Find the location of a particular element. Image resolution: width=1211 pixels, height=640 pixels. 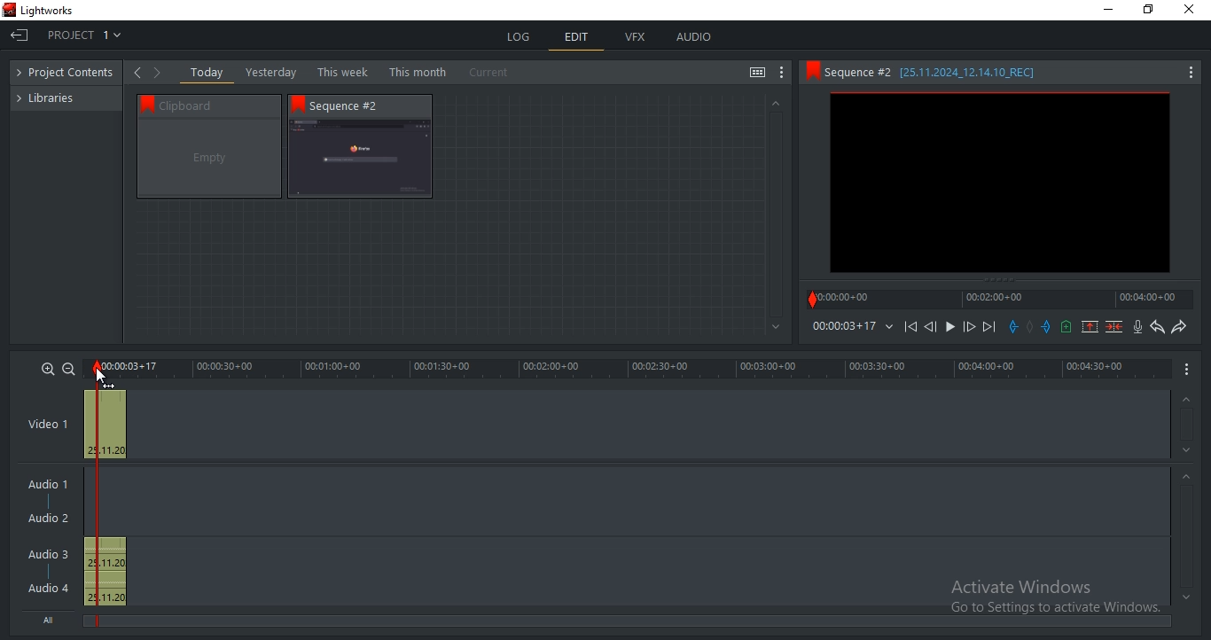

Activate Windows
Go to Settings to activate Windows. is located at coordinates (1055, 598).